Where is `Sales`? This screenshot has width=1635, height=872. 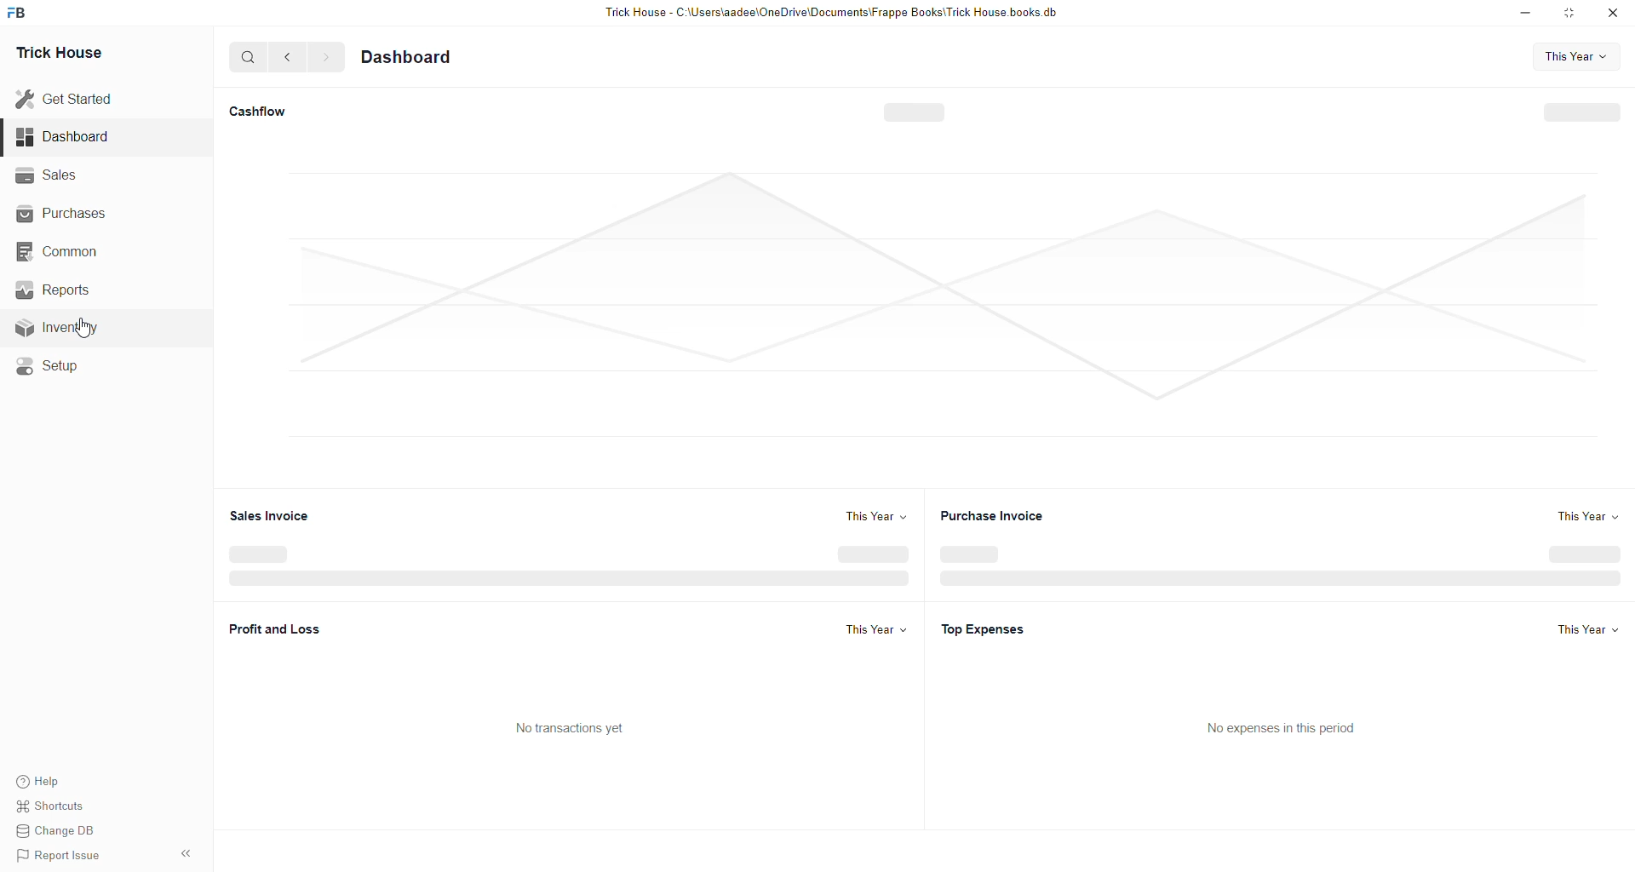 Sales is located at coordinates (49, 180).